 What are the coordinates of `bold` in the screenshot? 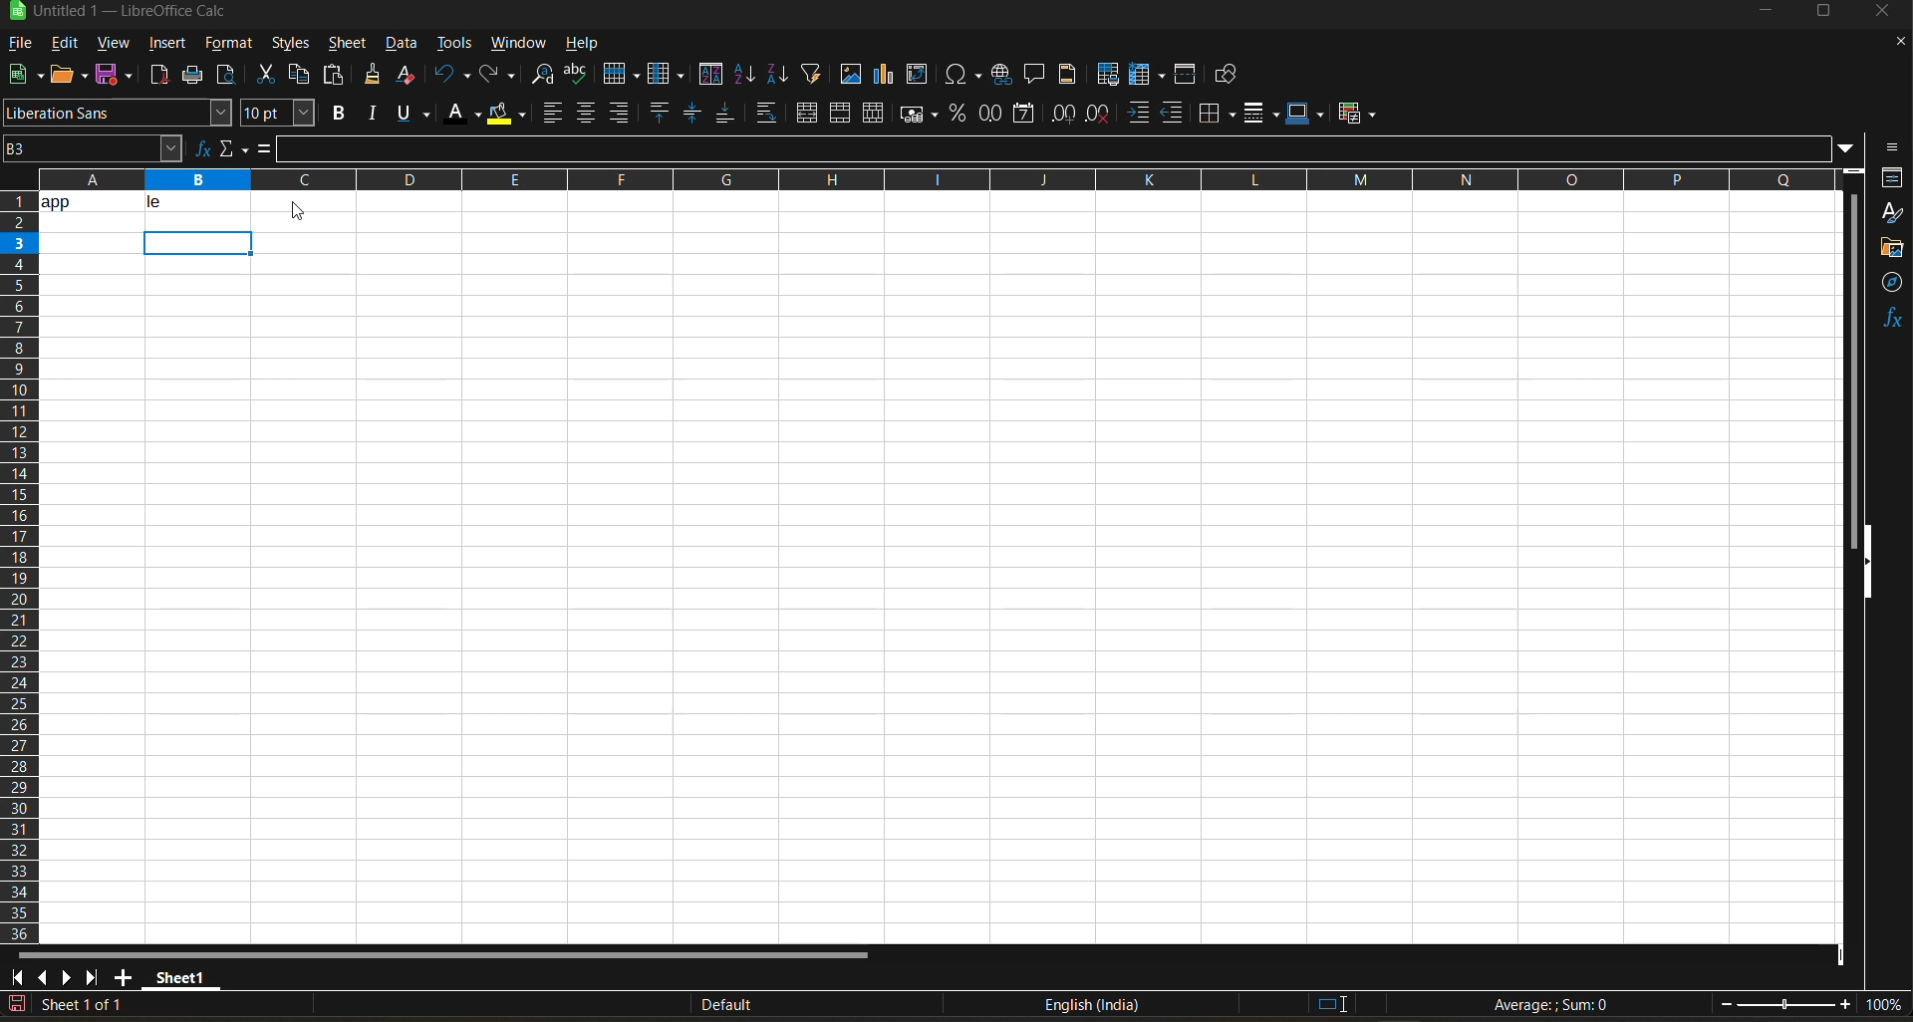 It's located at (336, 114).